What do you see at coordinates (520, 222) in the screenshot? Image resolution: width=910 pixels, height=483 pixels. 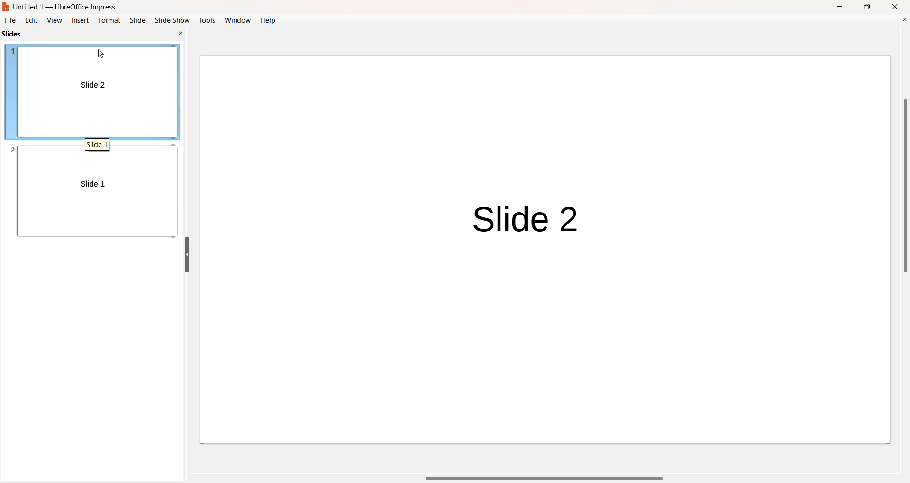 I see `slide 2` at bounding box center [520, 222].